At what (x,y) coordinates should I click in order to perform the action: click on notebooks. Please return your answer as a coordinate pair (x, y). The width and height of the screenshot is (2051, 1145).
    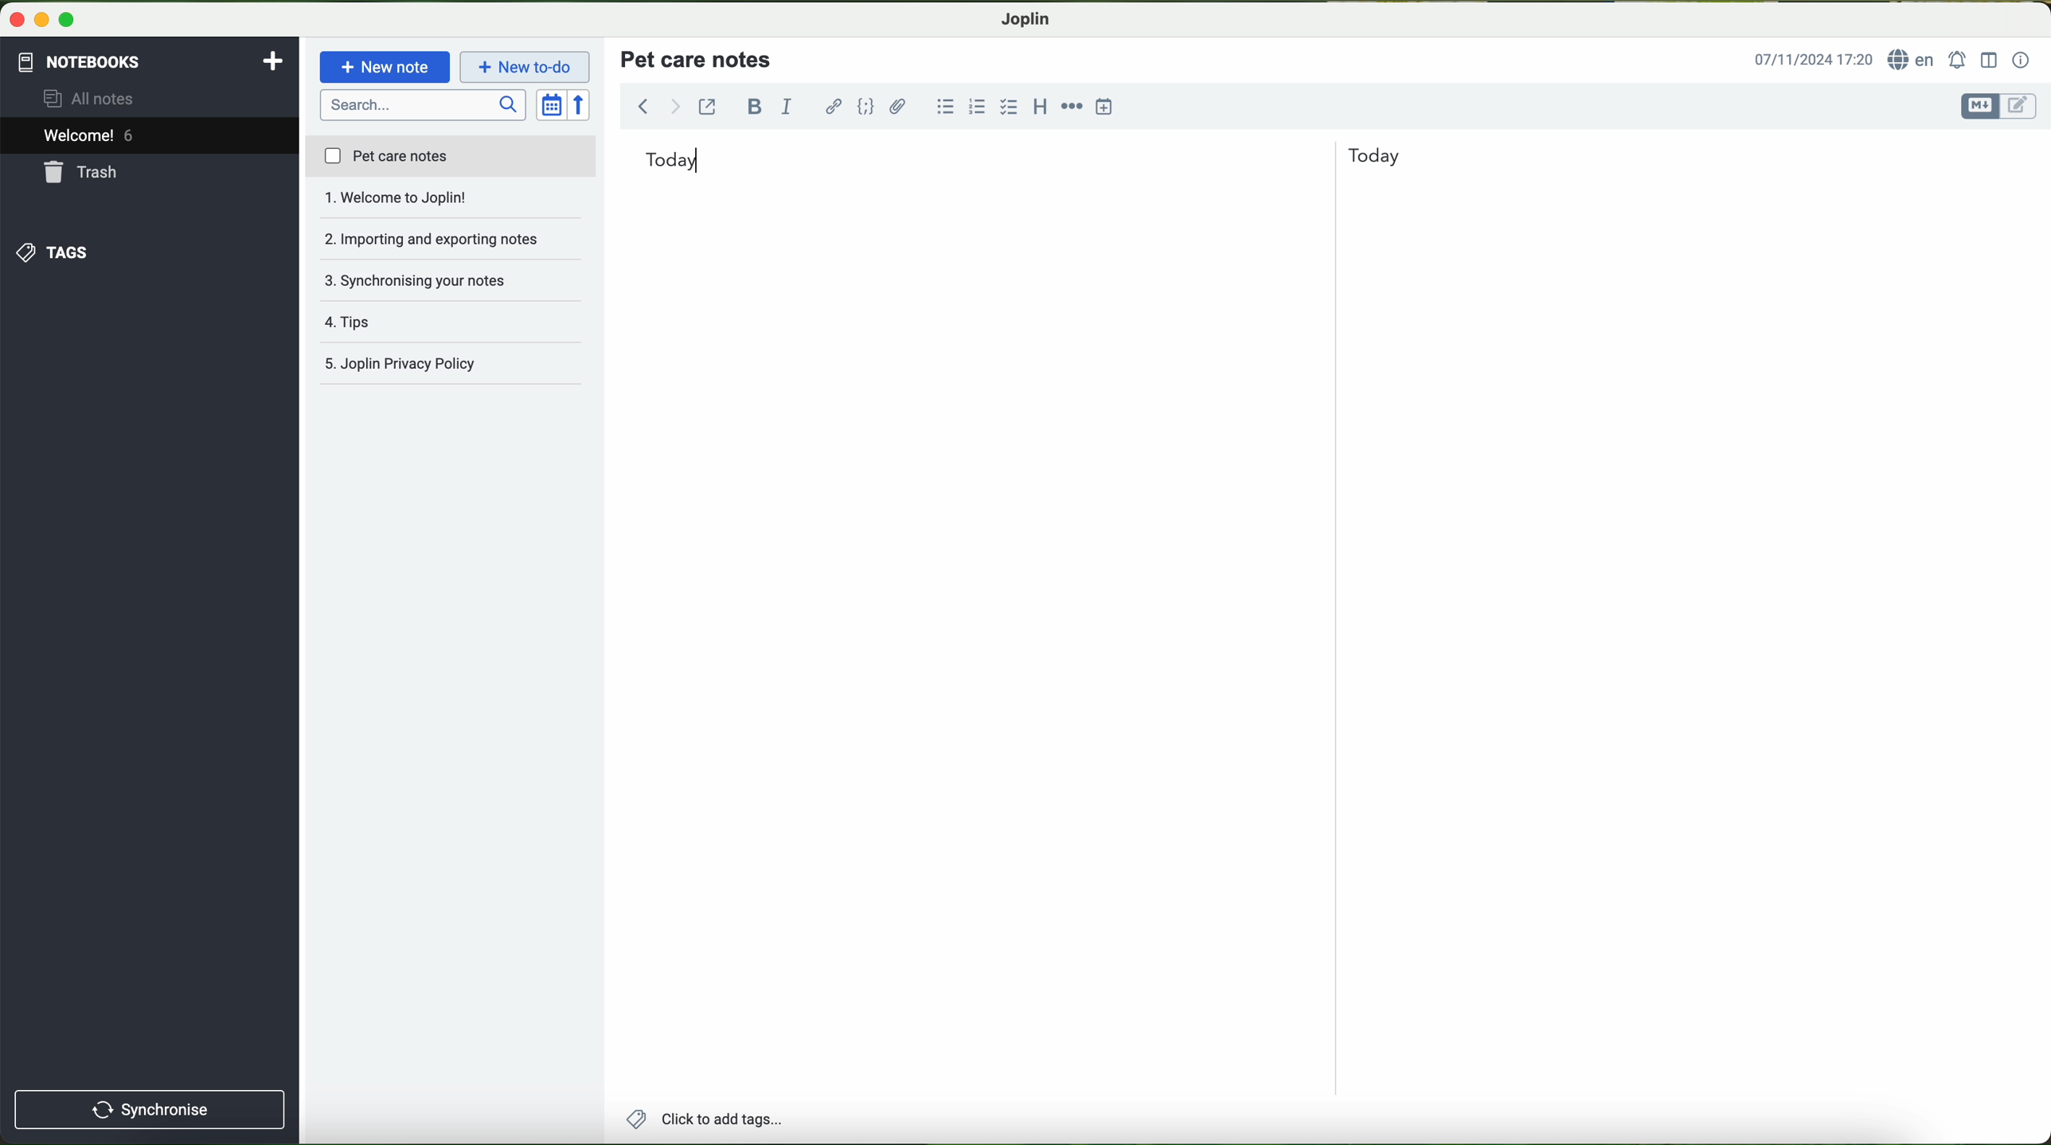
    Looking at the image, I should click on (77, 59).